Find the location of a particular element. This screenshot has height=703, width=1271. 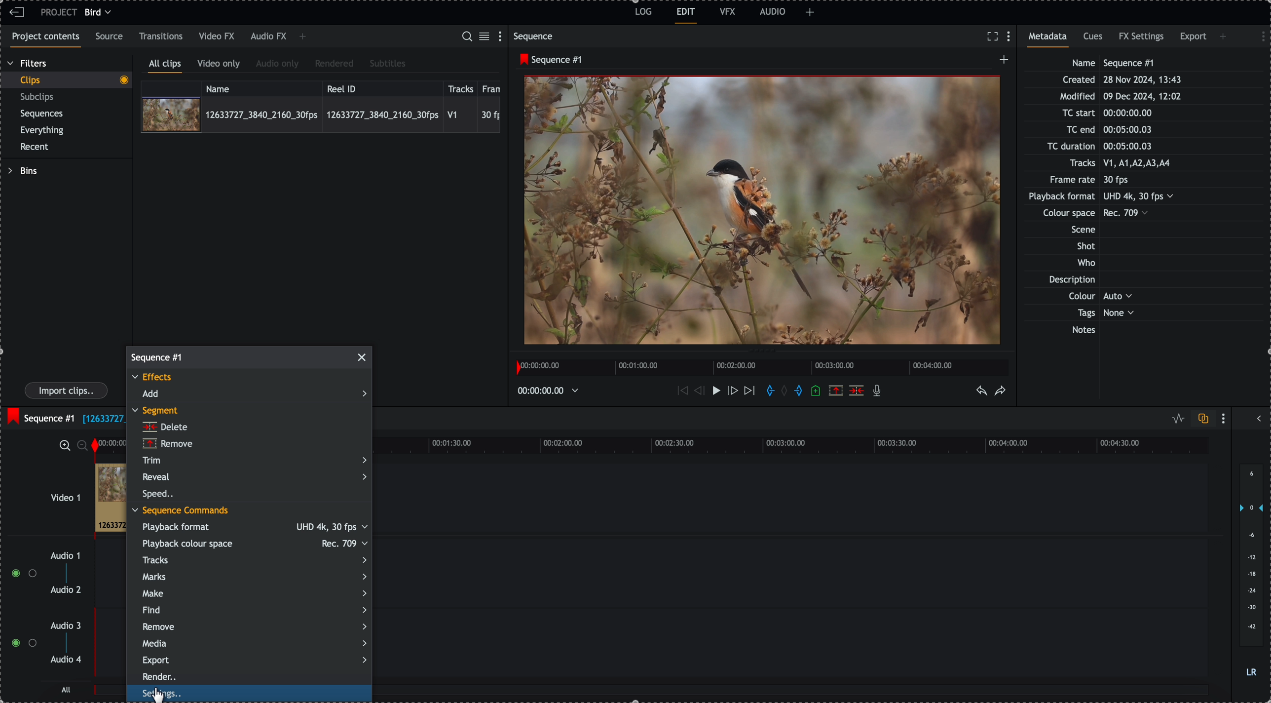

delete is located at coordinates (165, 427).